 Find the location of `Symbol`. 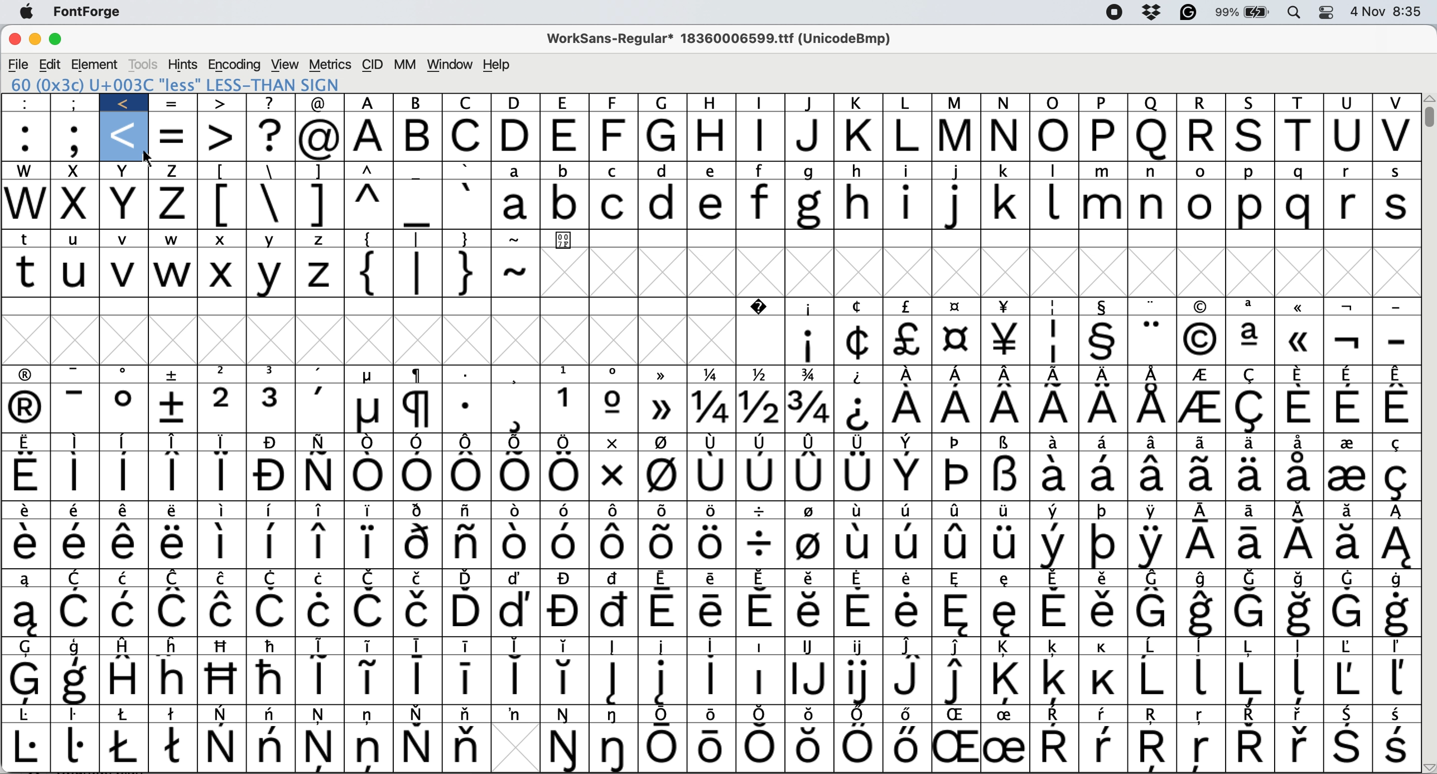

Symbol is located at coordinates (955, 680).